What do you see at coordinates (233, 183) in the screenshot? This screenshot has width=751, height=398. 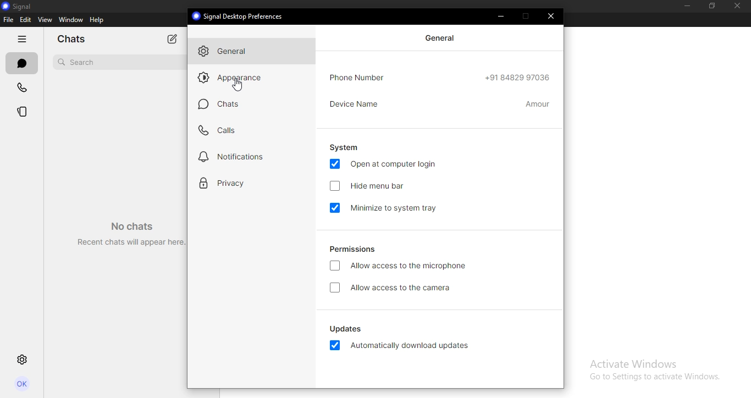 I see `privacy` at bounding box center [233, 183].